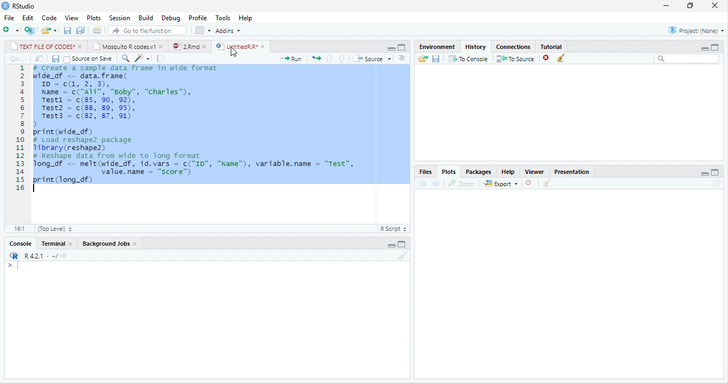 This screenshot has height=384, width=728. I want to click on minimize, so click(705, 48).